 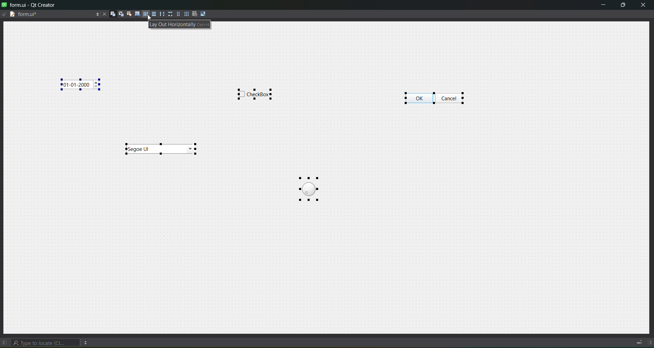 What do you see at coordinates (5, 15) in the screenshot?
I see `writable` at bounding box center [5, 15].